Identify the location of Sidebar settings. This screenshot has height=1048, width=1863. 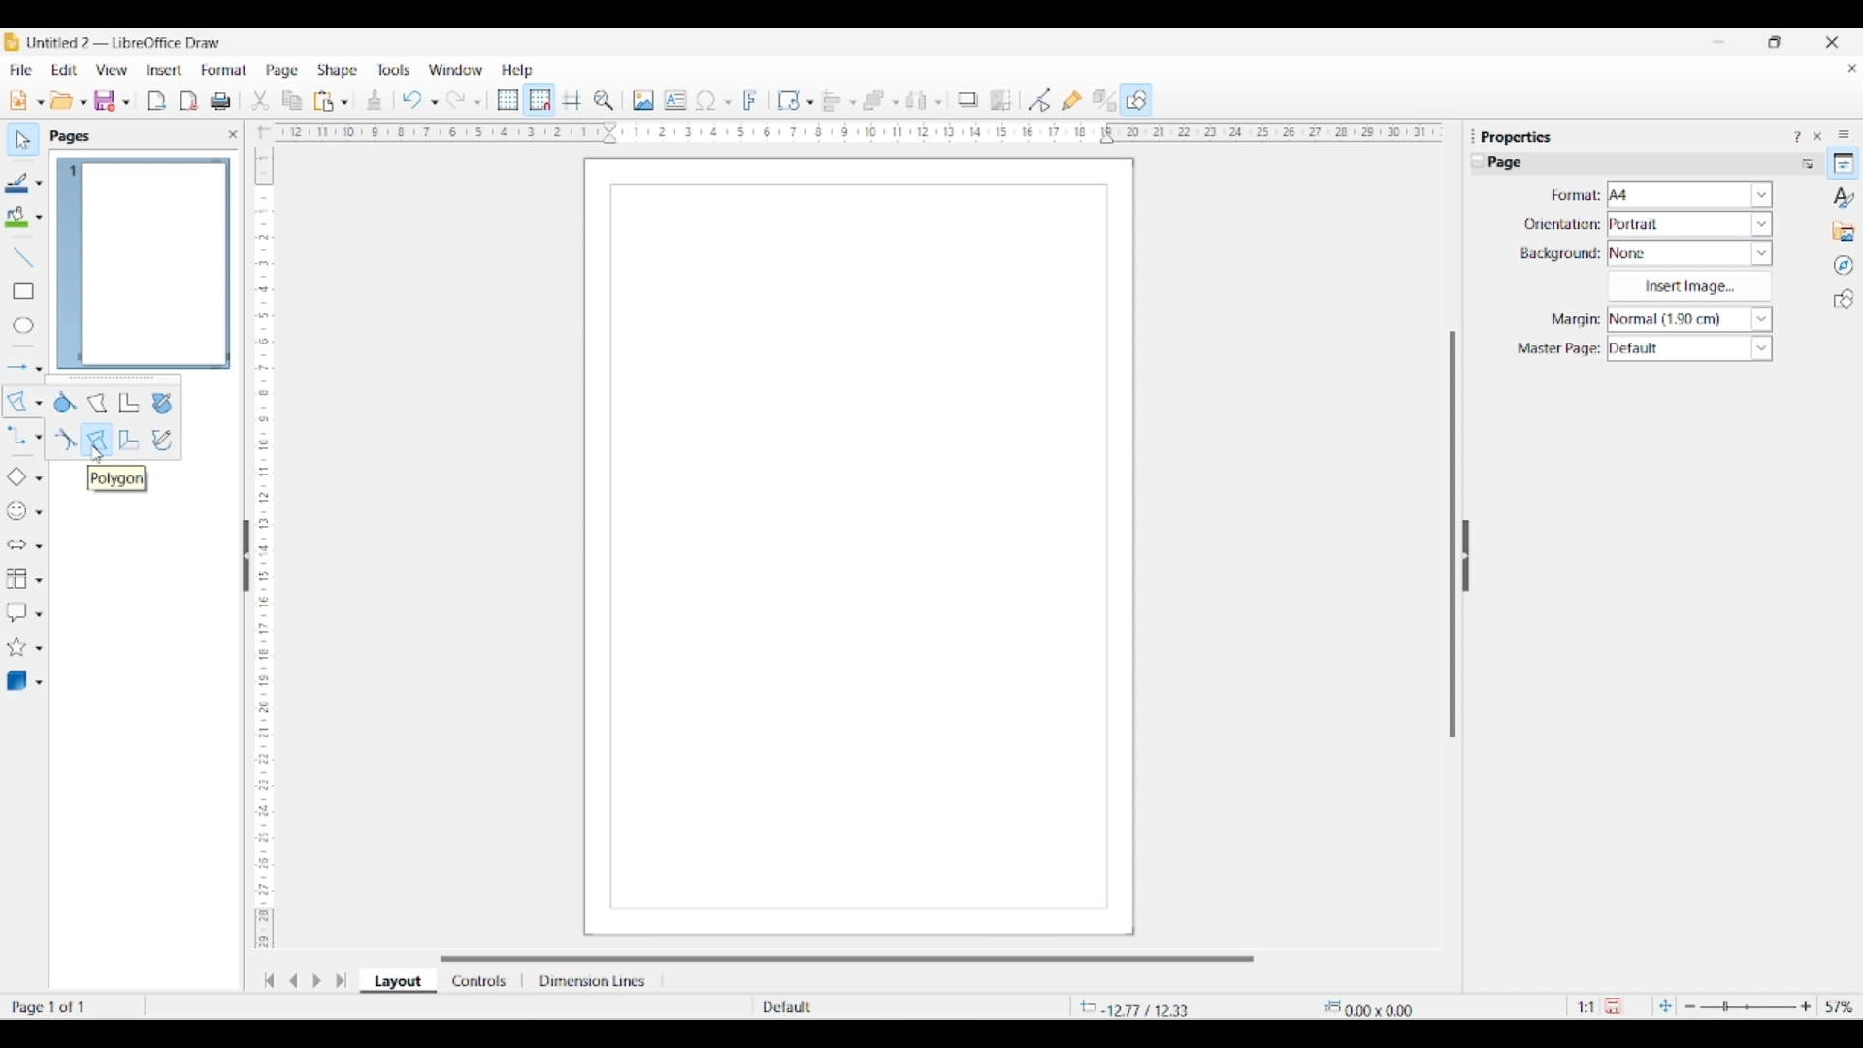
(1844, 133).